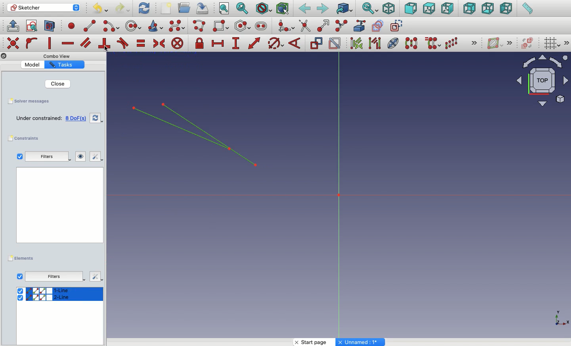  What do you see at coordinates (398, 26) in the screenshot?
I see `construction geometry` at bounding box center [398, 26].